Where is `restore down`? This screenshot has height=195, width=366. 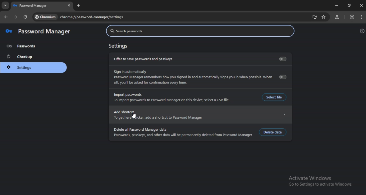
restore down is located at coordinates (348, 5).